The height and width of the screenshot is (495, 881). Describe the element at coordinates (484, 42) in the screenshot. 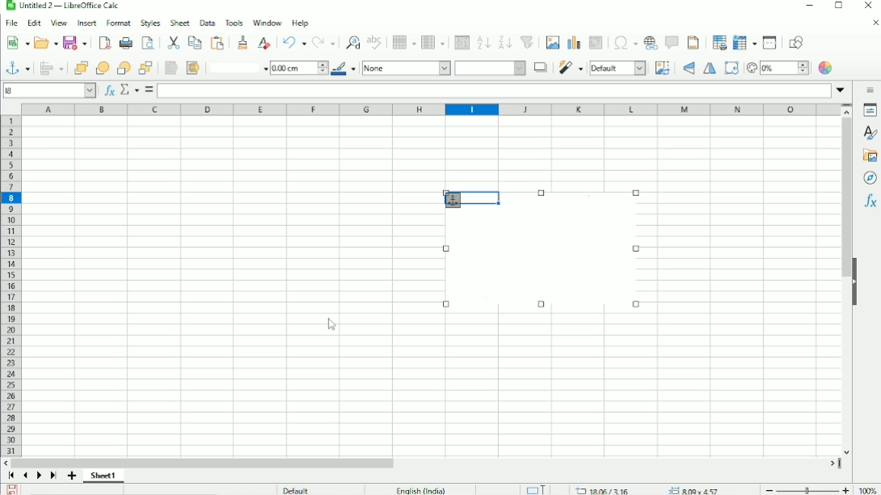

I see `Sort ascending` at that location.